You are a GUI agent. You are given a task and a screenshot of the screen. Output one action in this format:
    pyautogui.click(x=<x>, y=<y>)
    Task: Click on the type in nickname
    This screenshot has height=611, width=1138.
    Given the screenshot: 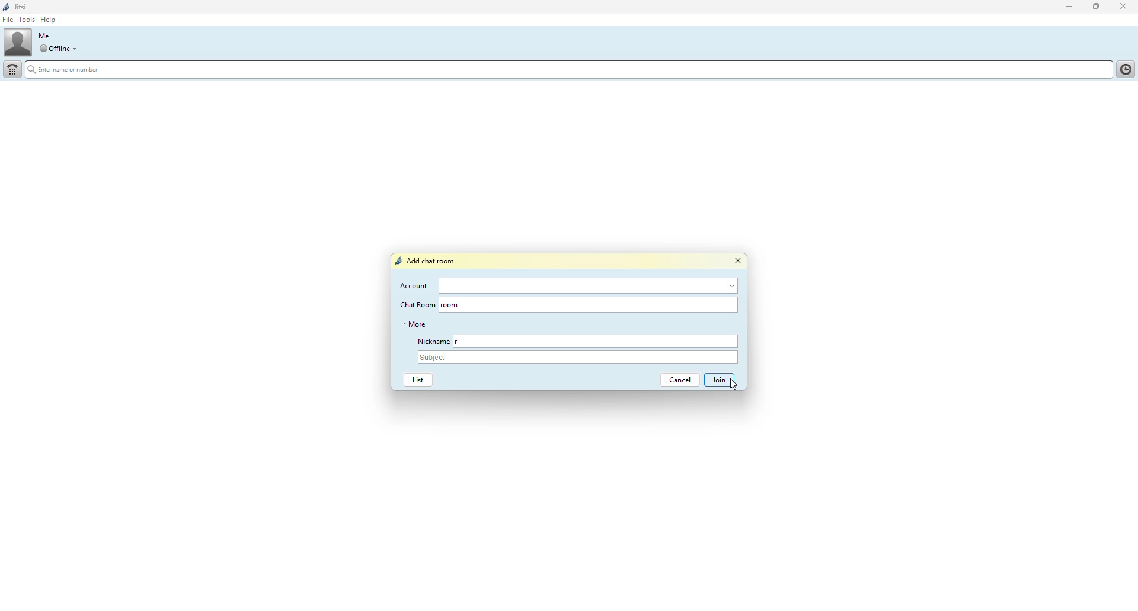 What is the action you would take?
    pyautogui.click(x=607, y=342)
    